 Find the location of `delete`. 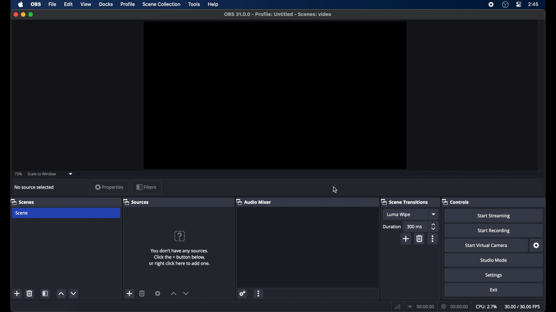

delete is located at coordinates (142, 293).